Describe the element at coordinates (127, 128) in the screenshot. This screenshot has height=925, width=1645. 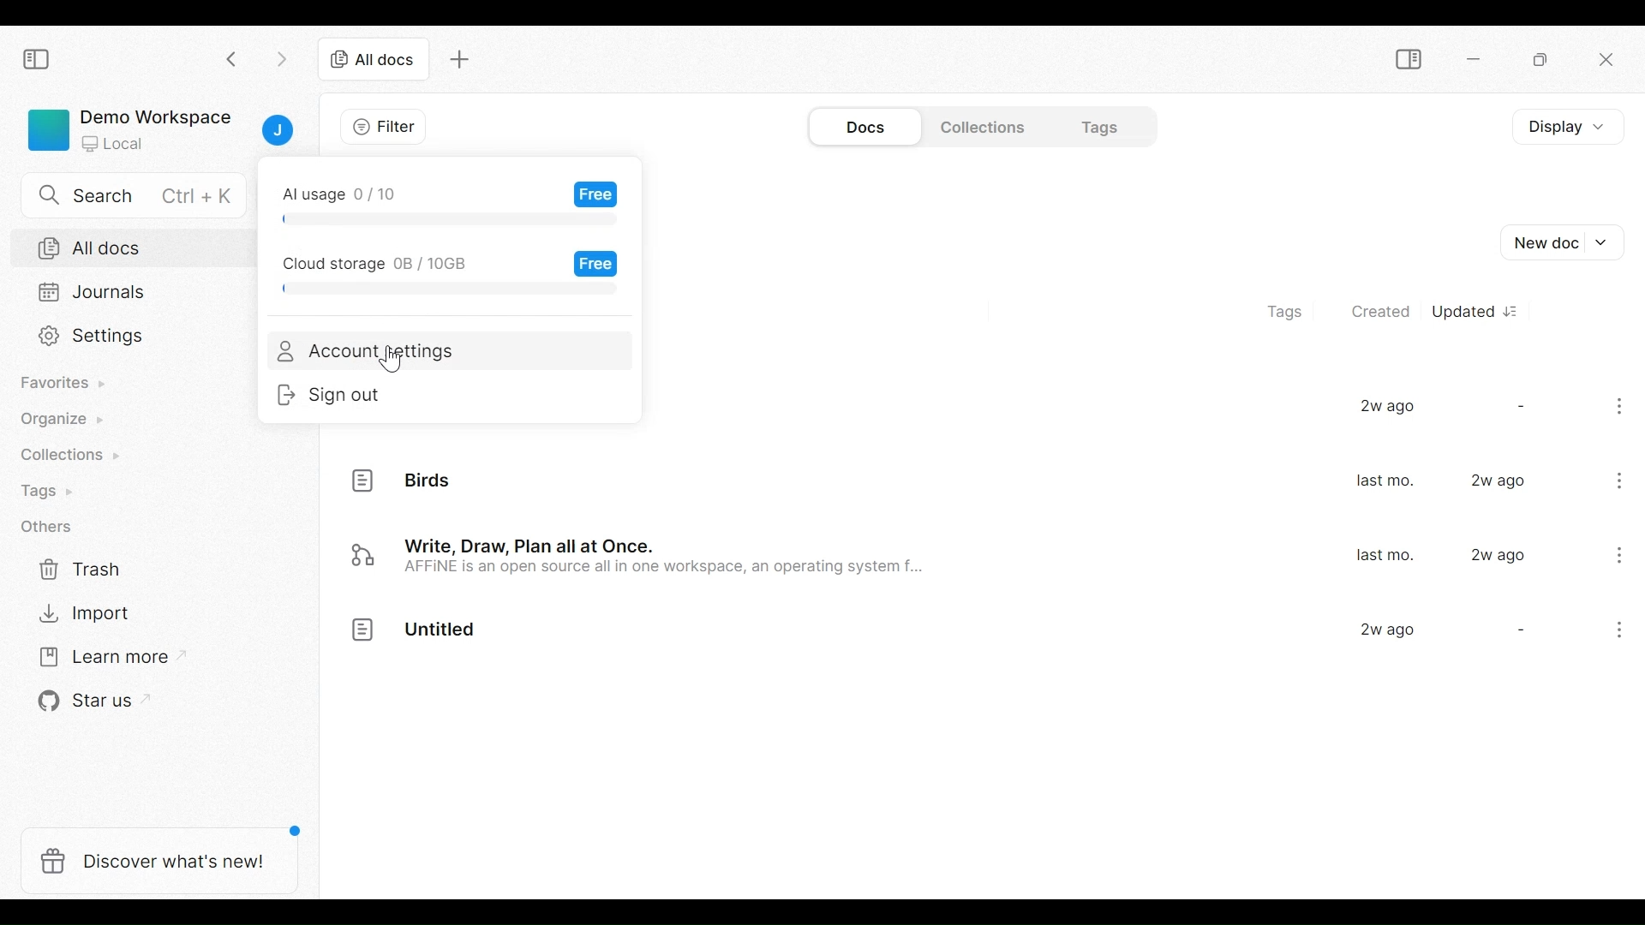
I see `Demo workspace` at that location.